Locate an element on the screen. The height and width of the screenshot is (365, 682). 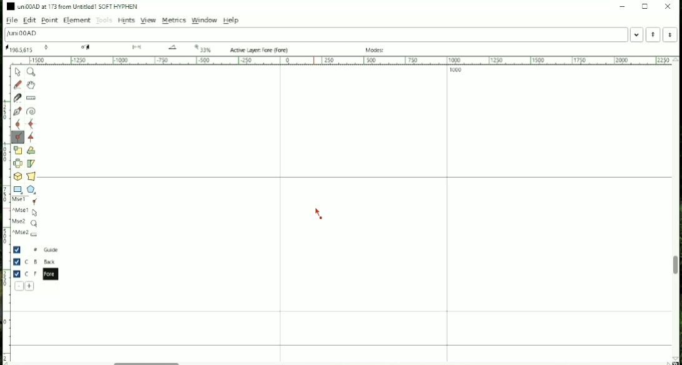
Close is located at coordinates (668, 6).